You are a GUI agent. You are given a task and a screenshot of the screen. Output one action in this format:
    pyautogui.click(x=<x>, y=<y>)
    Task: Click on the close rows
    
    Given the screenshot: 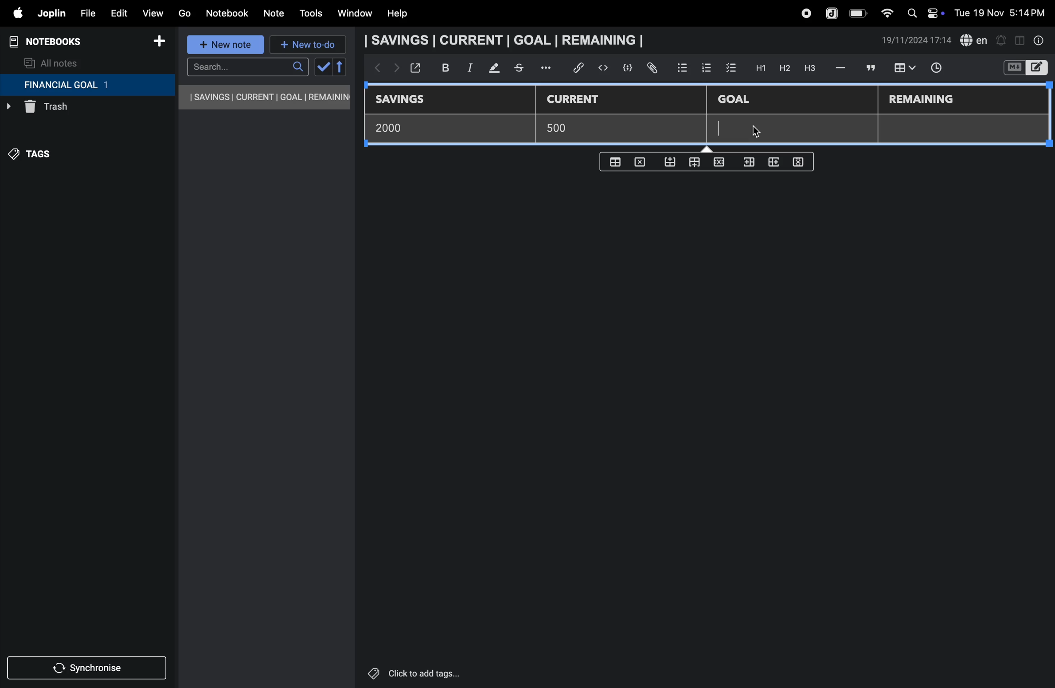 What is the action you would take?
    pyautogui.click(x=718, y=164)
    